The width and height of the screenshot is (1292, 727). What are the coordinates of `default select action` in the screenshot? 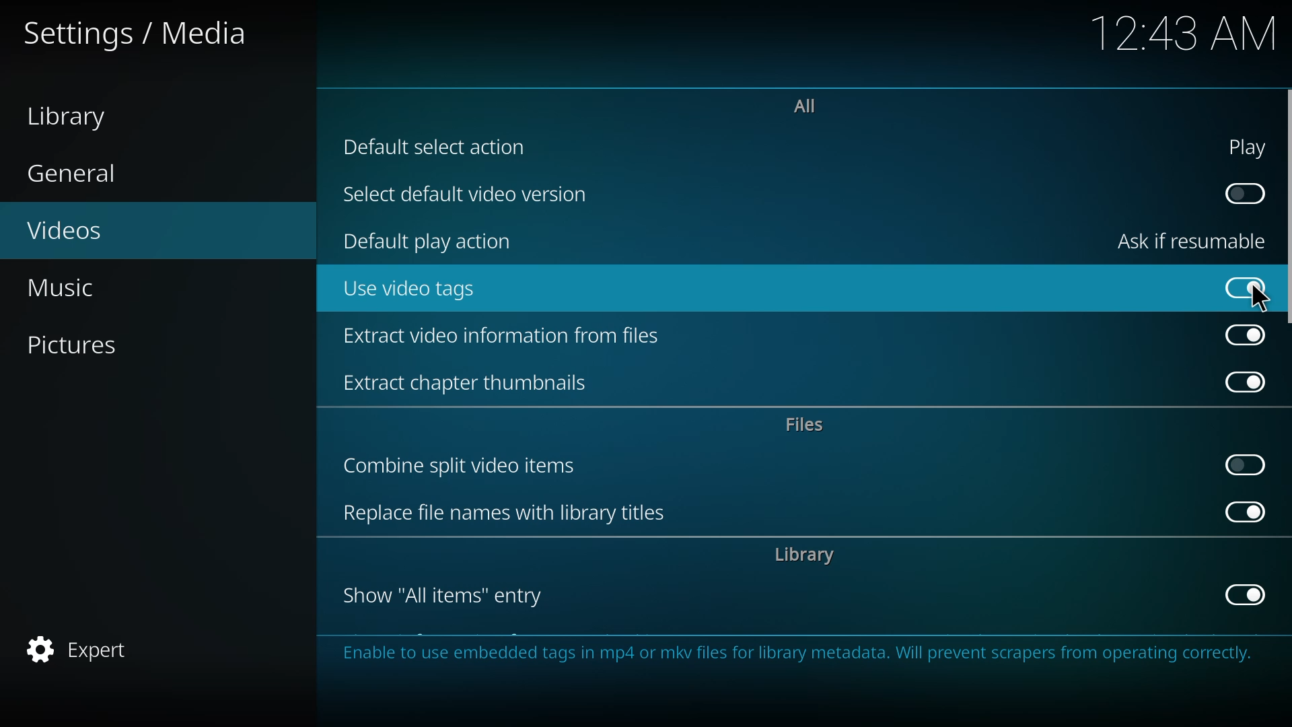 It's located at (440, 147).